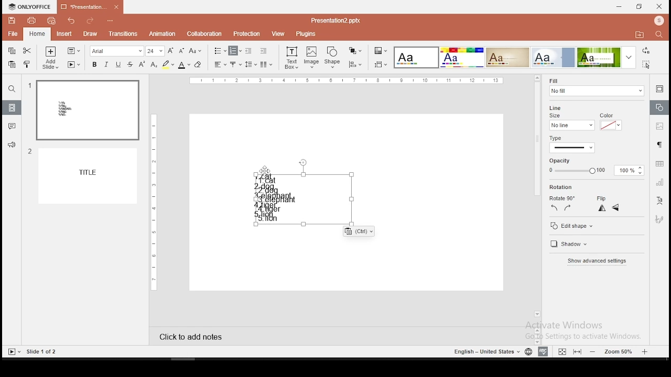 Image resolution: width=671 pixels, height=377 pixels. Describe the element at coordinates (74, 51) in the screenshot. I see `change slide layout` at that location.